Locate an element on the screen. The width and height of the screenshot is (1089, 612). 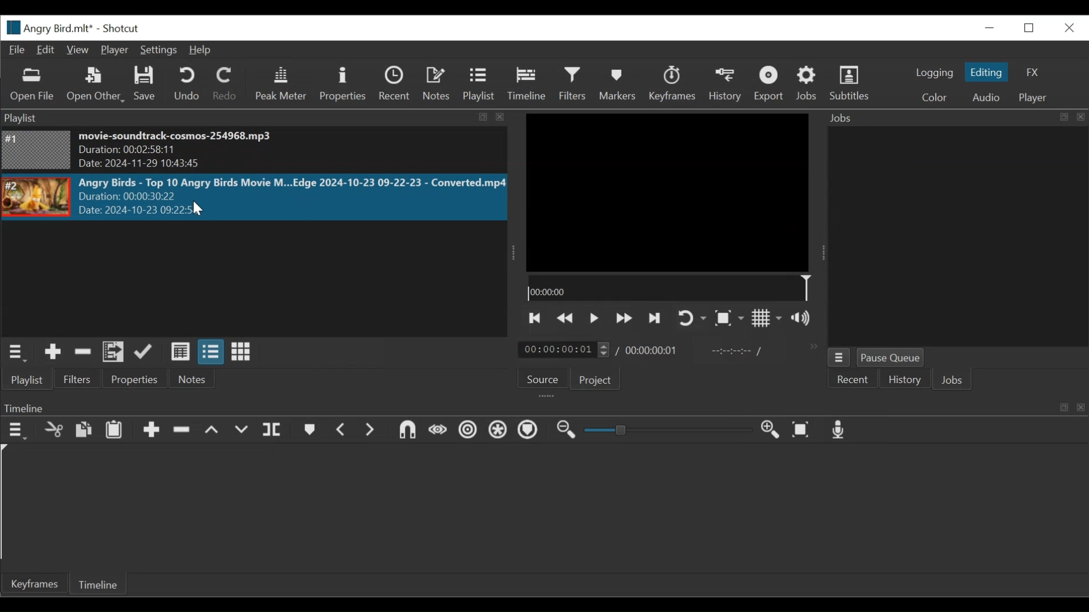
Playlist is located at coordinates (479, 85).